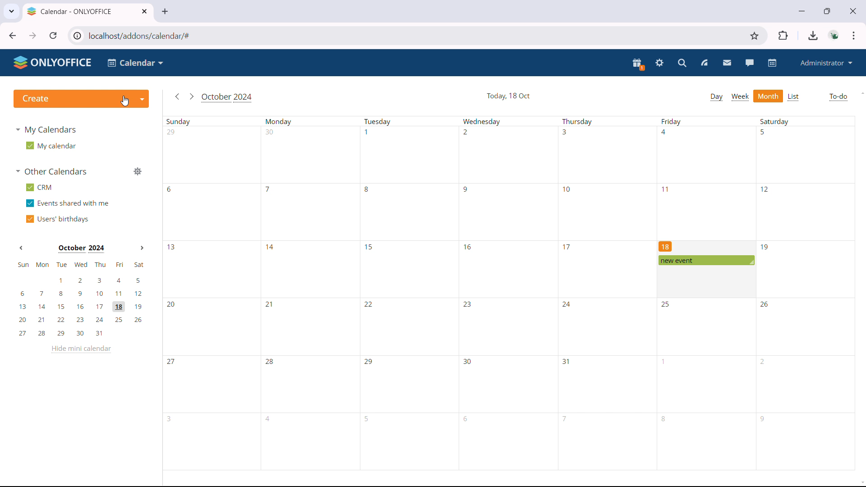 The width and height of the screenshot is (866, 487). Describe the element at coordinates (58, 219) in the screenshot. I see `users' birthdays` at that location.